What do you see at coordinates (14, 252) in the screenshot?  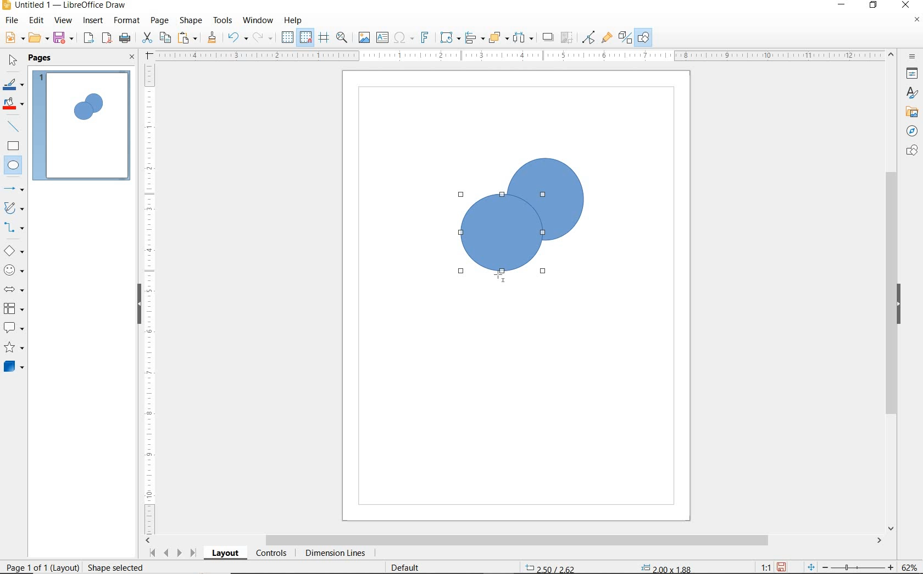 I see `BASIC SHAPES` at bounding box center [14, 252].